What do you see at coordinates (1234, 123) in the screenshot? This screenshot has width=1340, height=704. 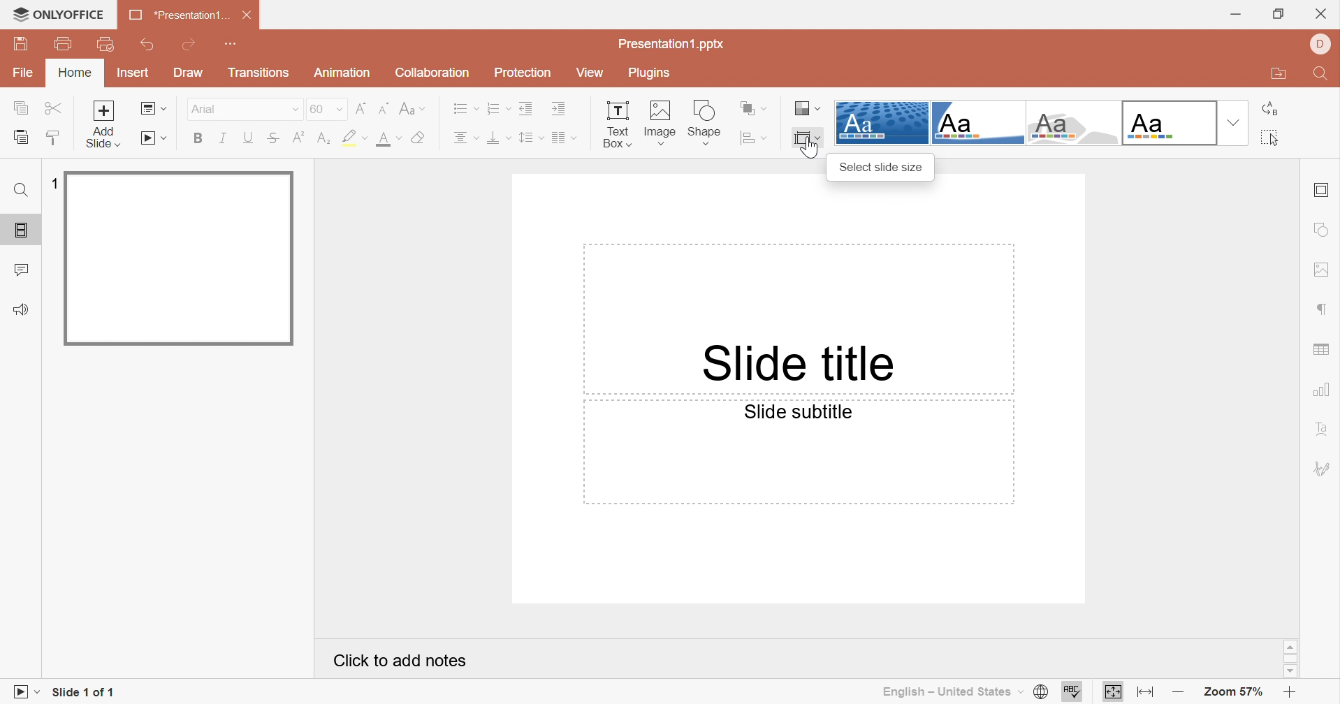 I see `Drop down` at bounding box center [1234, 123].